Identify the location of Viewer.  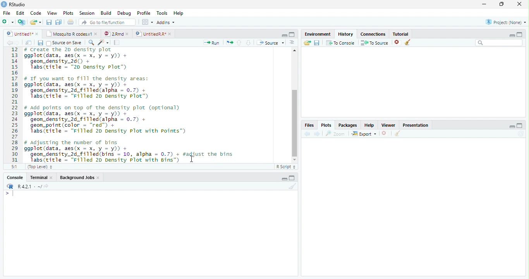
(388, 125).